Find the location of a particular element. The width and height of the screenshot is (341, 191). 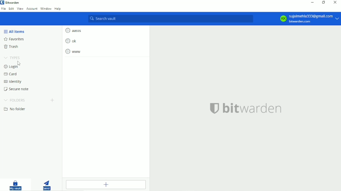

bitwarden is located at coordinates (245, 108).